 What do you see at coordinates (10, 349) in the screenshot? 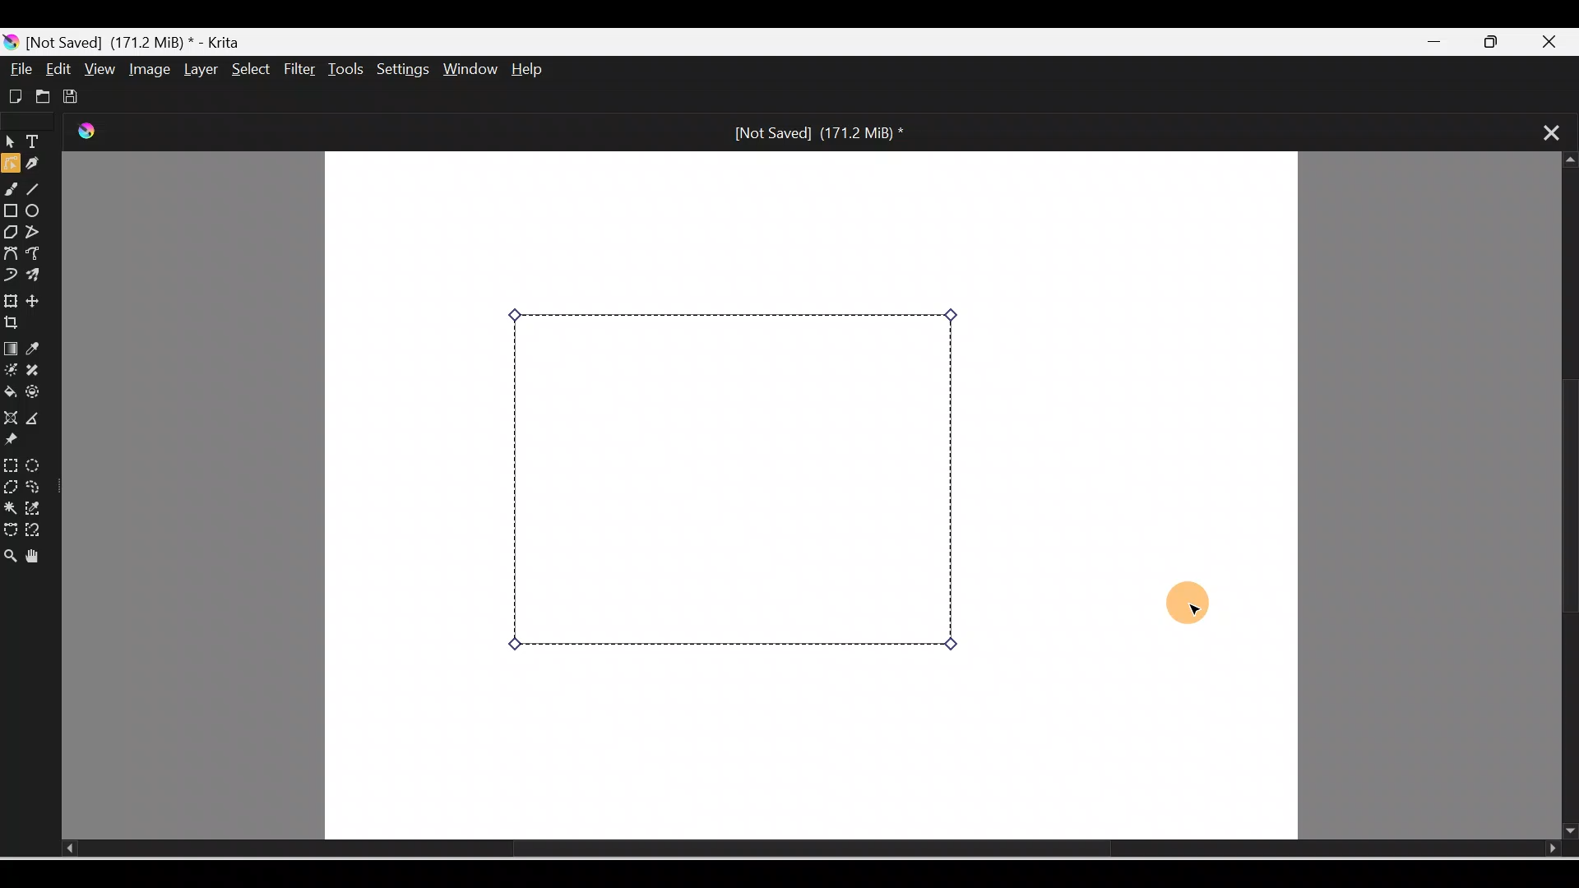
I see `Draw a gradient` at bounding box center [10, 349].